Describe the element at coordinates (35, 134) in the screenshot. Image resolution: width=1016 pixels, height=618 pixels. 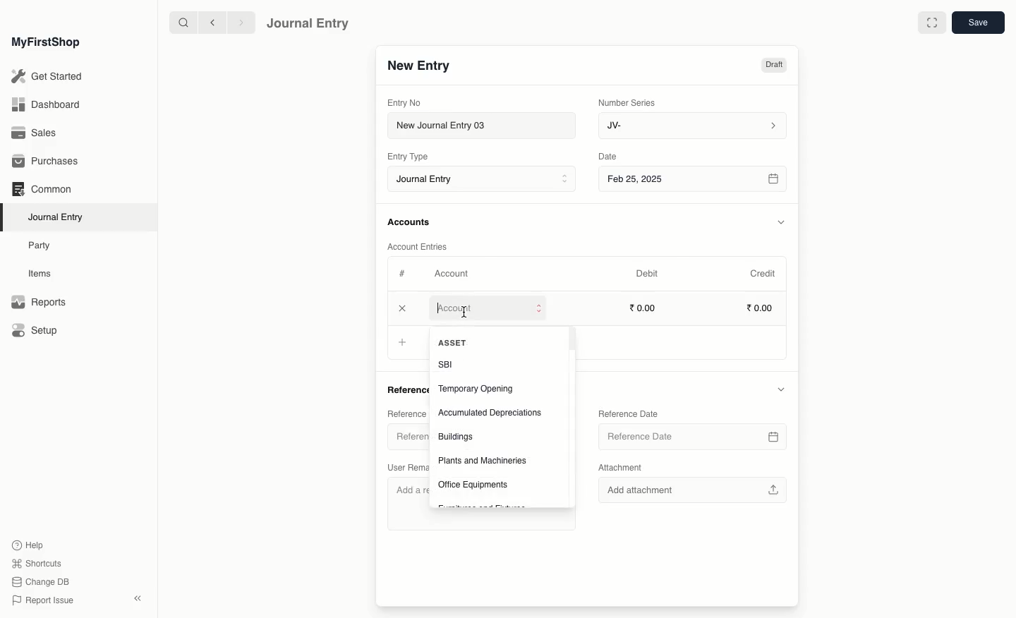
I see `Sales` at that location.